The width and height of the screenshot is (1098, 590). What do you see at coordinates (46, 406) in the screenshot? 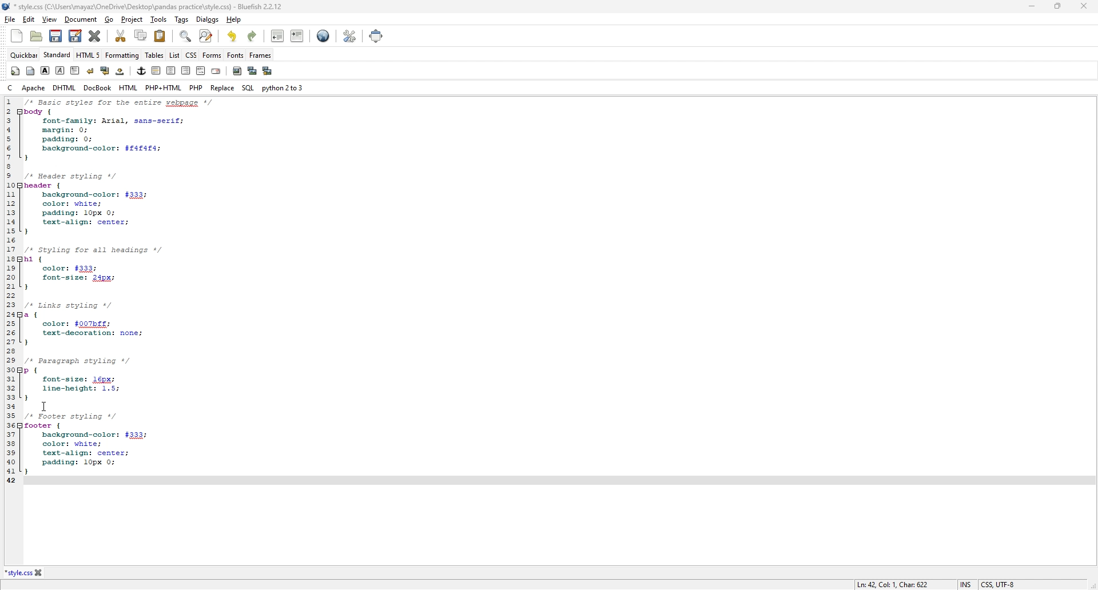
I see `Cursor` at bounding box center [46, 406].